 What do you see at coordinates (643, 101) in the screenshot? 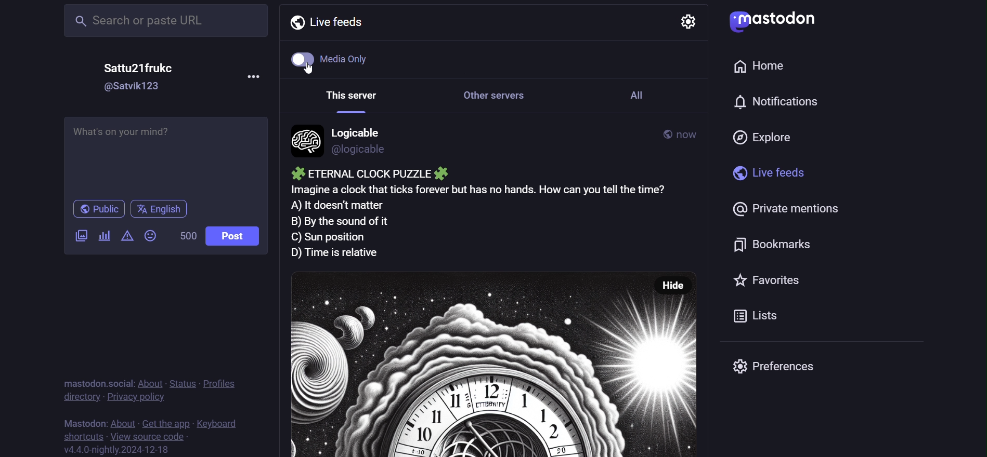
I see `all` at bounding box center [643, 101].